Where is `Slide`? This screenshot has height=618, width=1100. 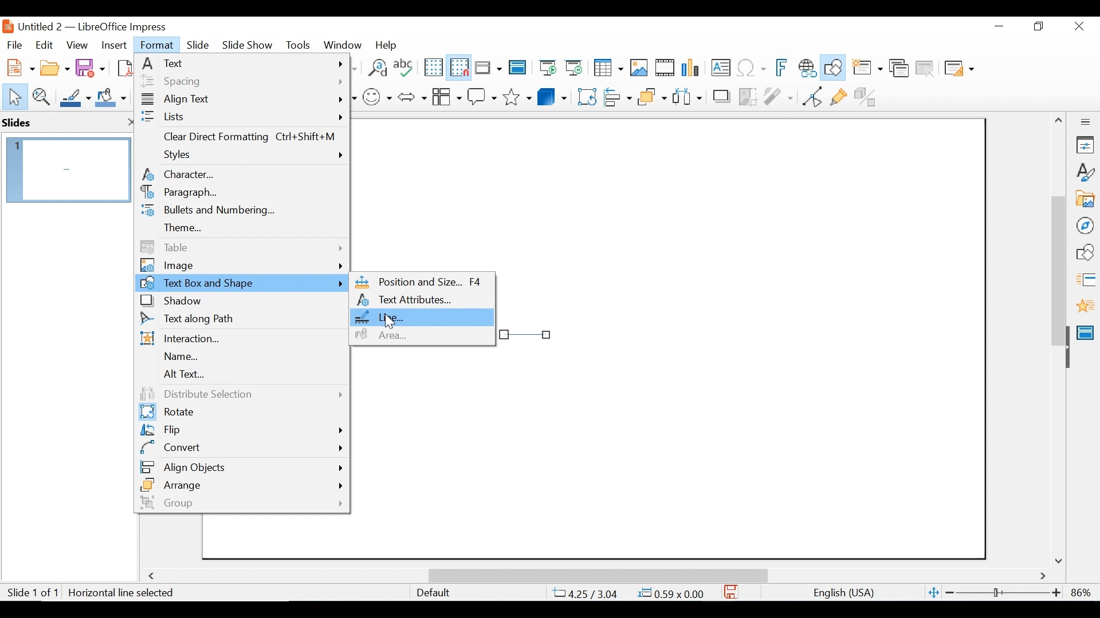
Slide is located at coordinates (198, 44).